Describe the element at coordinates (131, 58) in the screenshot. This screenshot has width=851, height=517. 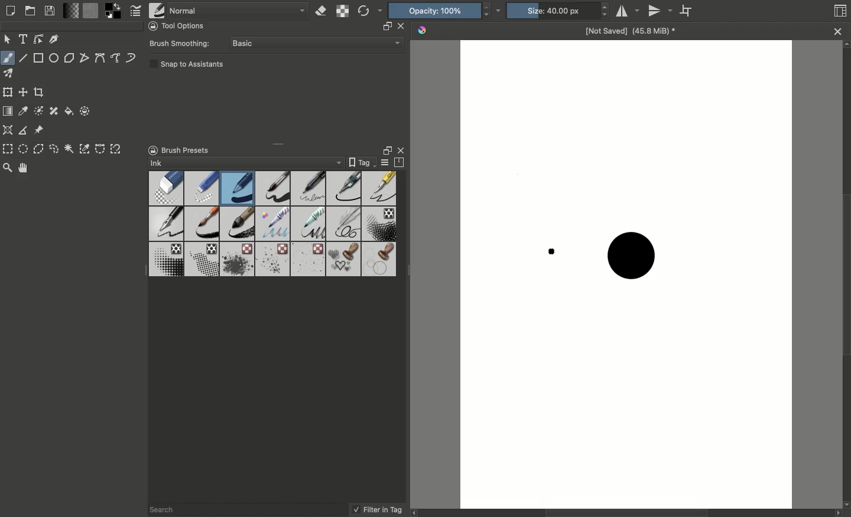
I see `Dynamic brush tool` at that location.